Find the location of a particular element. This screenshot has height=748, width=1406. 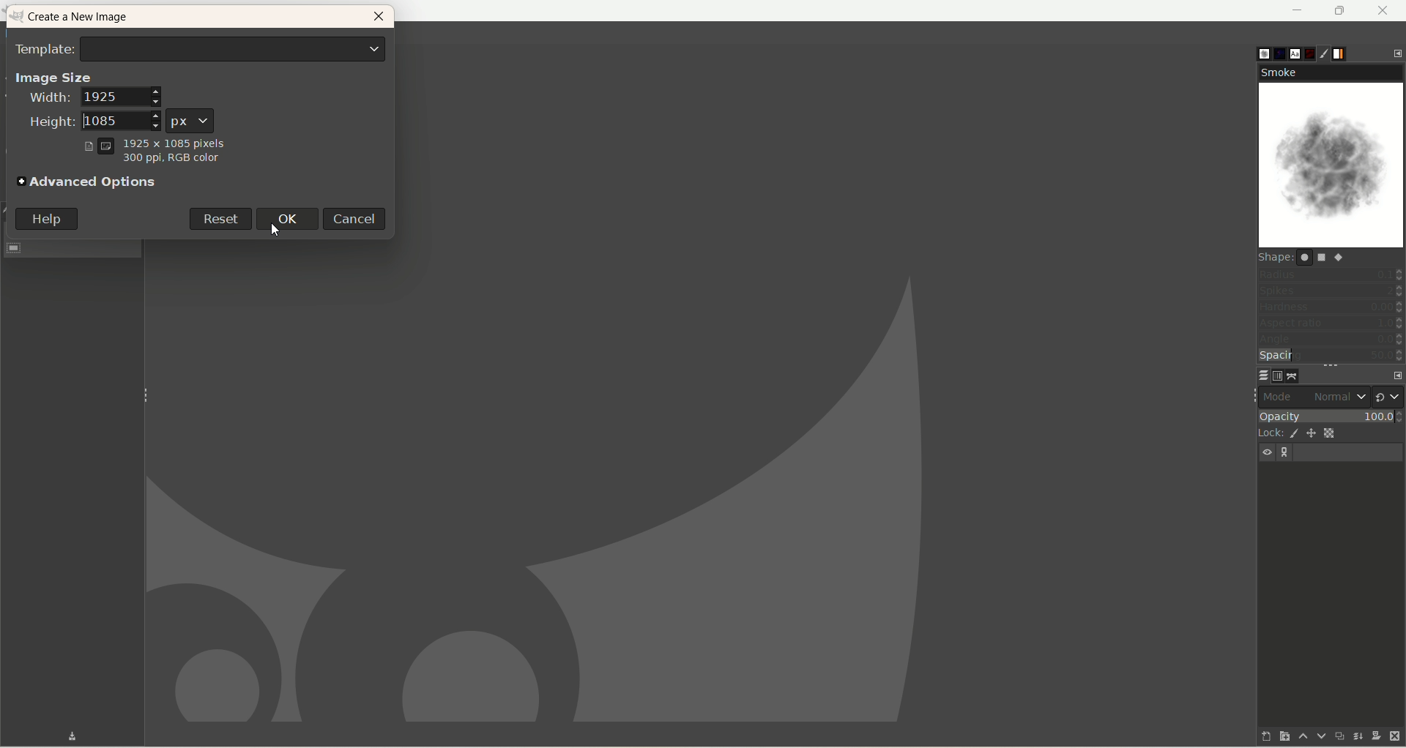

create a new layer with last used values is located at coordinates (1254, 736).